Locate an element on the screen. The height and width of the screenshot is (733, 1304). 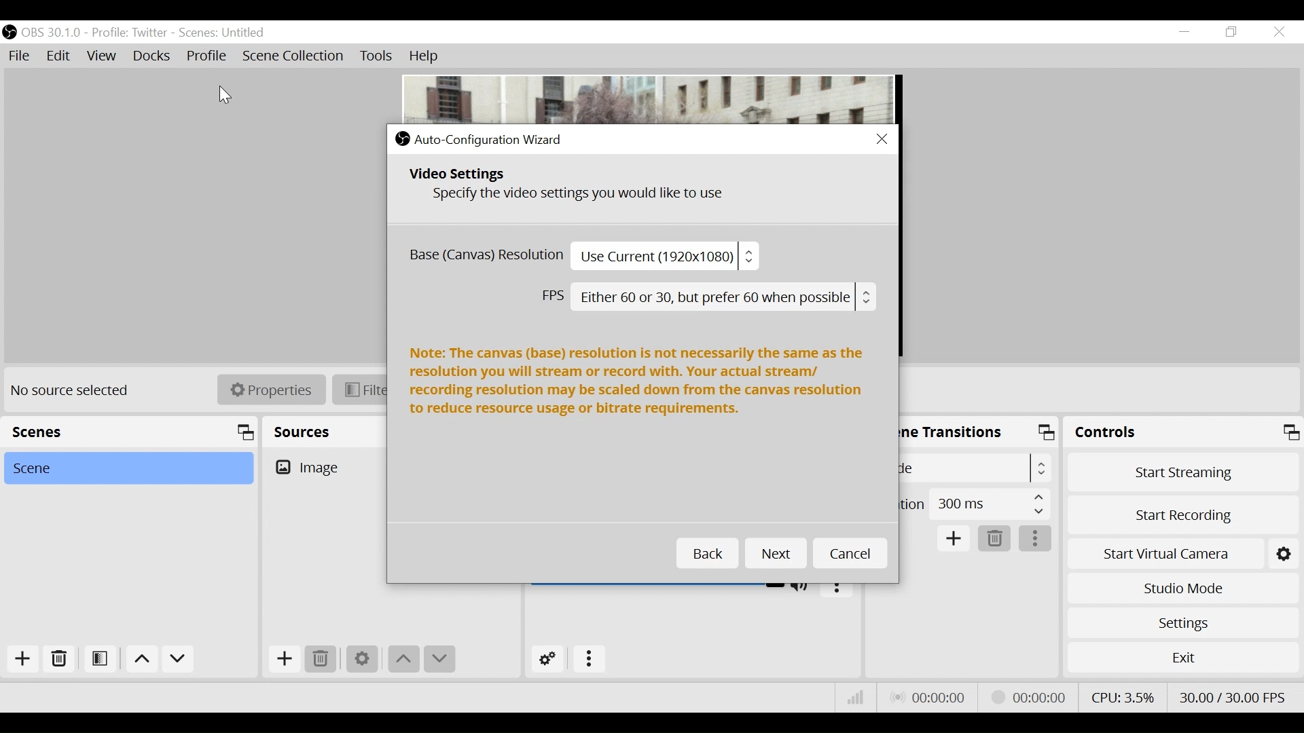
minimize is located at coordinates (1183, 33).